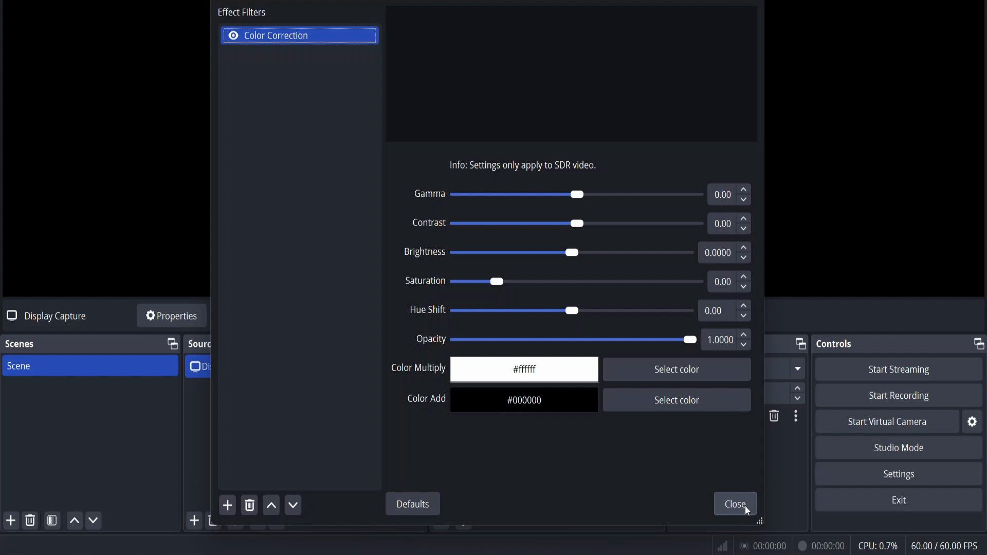 The height and width of the screenshot is (555, 987). What do you see at coordinates (226, 505) in the screenshot?
I see `add effect filter` at bounding box center [226, 505].